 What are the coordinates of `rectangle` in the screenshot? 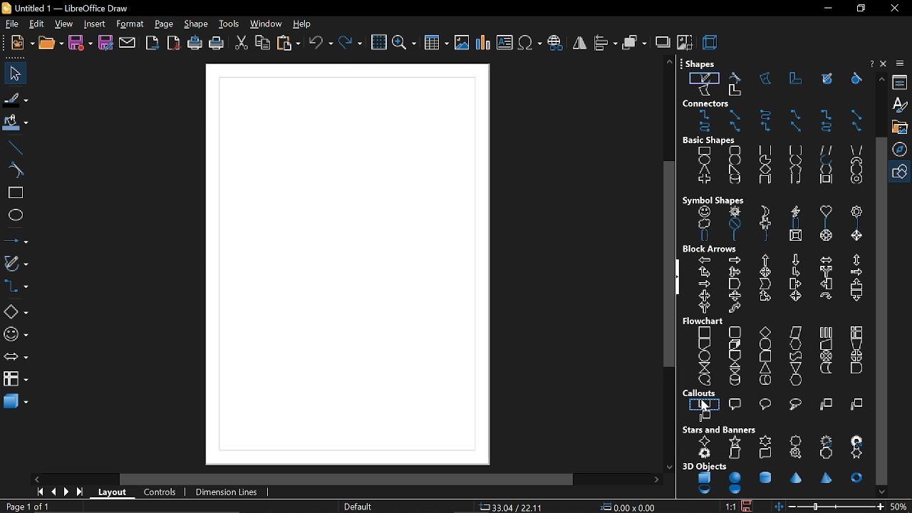 It's located at (705, 151).